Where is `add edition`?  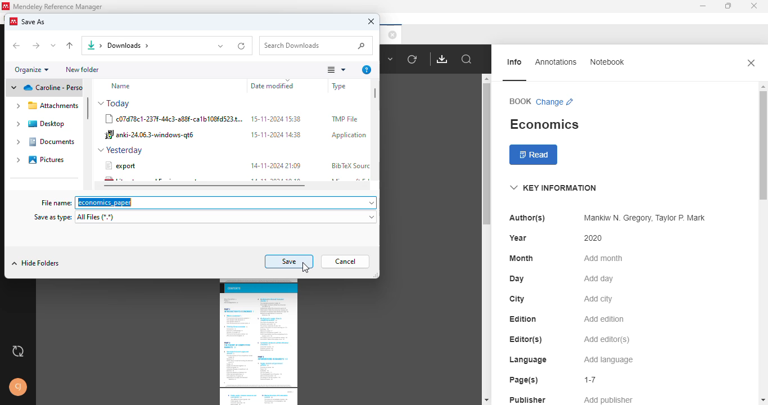
add edition is located at coordinates (604, 319).